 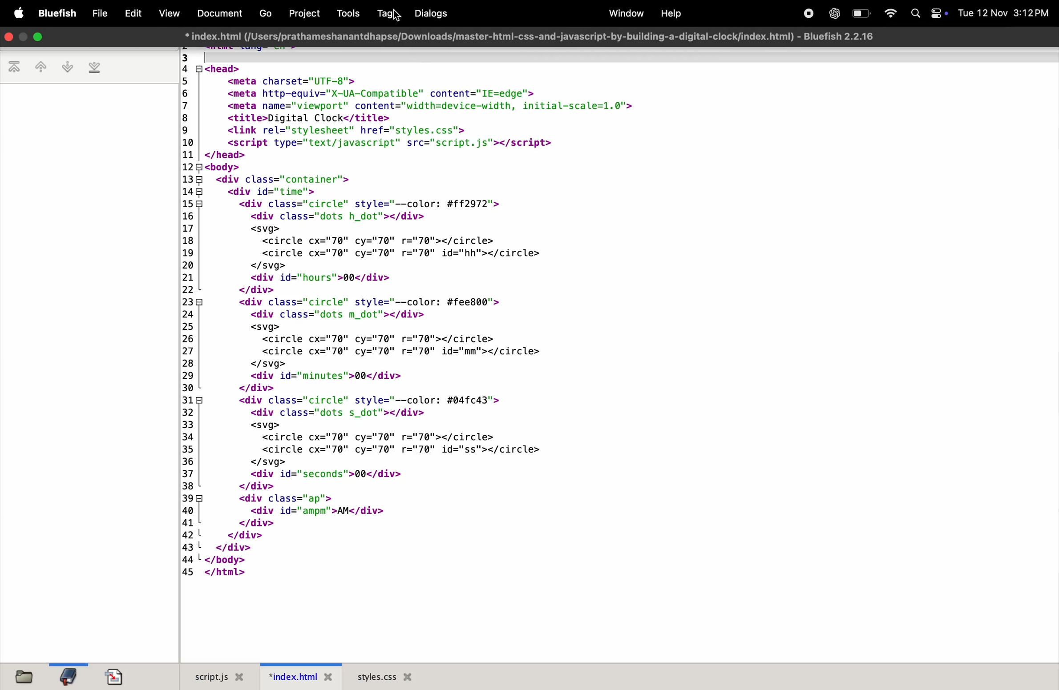 What do you see at coordinates (21, 675) in the screenshot?
I see `new file` at bounding box center [21, 675].